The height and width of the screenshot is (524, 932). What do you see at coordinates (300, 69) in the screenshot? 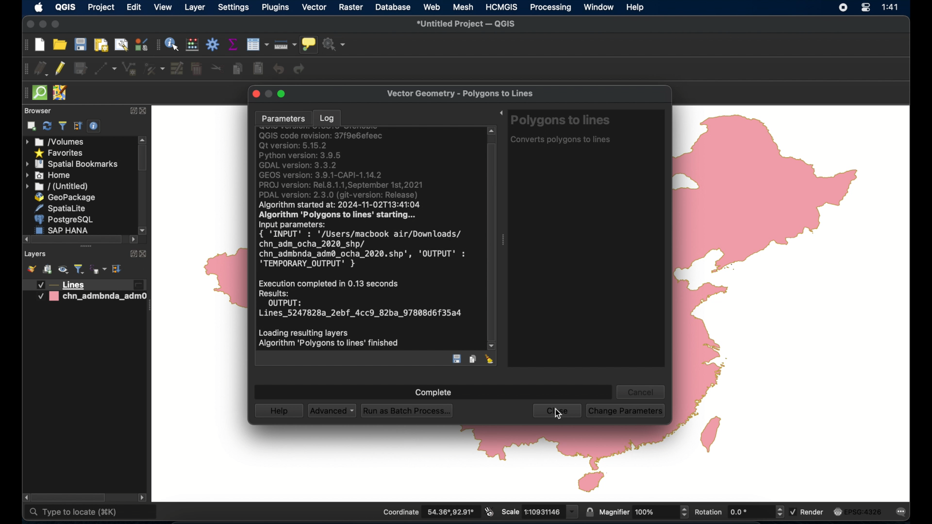
I see `redo` at bounding box center [300, 69].